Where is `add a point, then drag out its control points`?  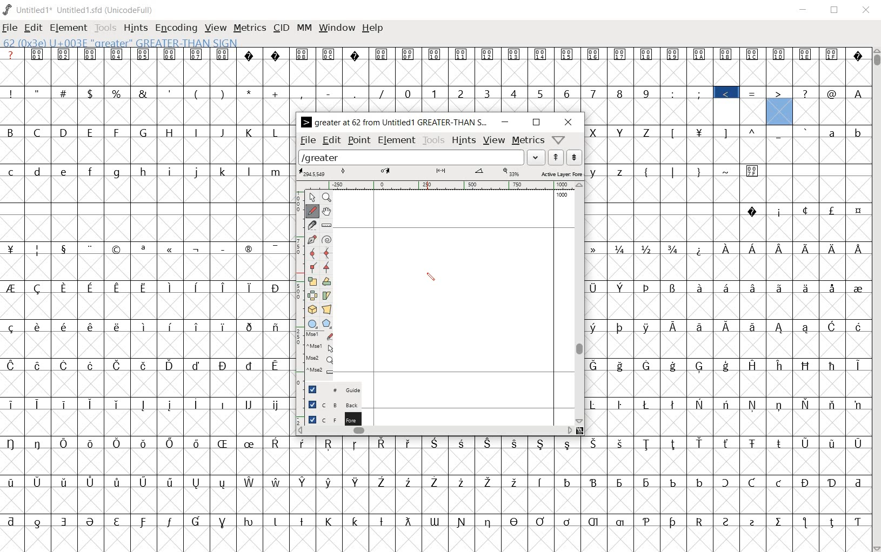 add a point, then drag out its control points is located at coordinates (311, 238).